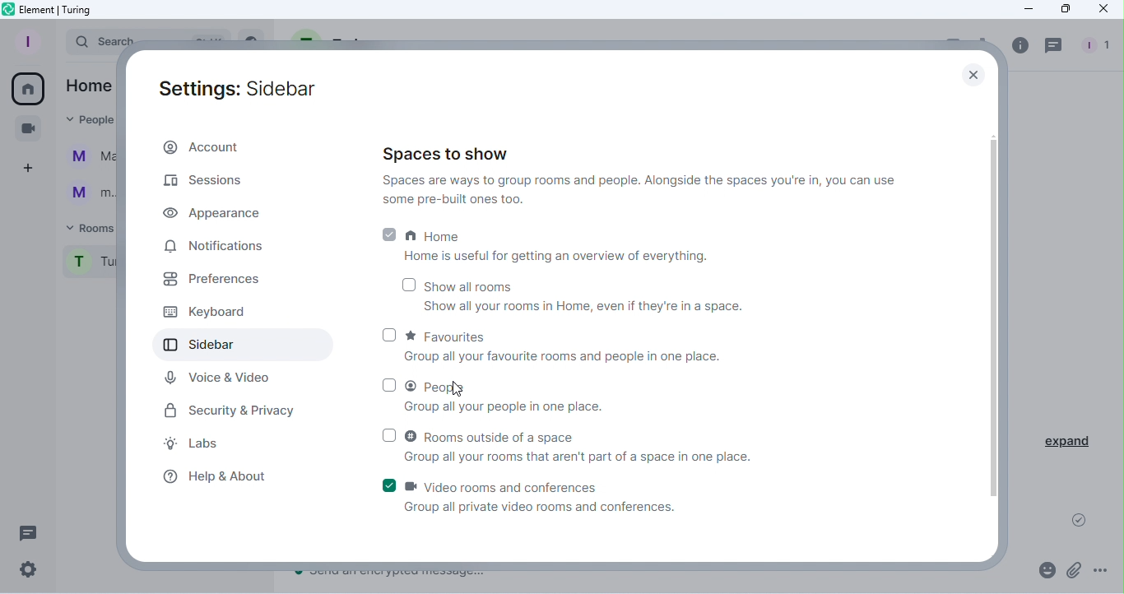 This screenshot has height=594, width=1124. Describe the element at coordinates (207, 147) in the screenshot. I see `Account` at that location.